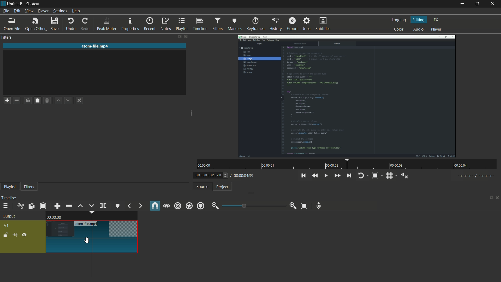  Describe the element at coordinates (419, 20) in the screenshot. I see `editing` at that location.